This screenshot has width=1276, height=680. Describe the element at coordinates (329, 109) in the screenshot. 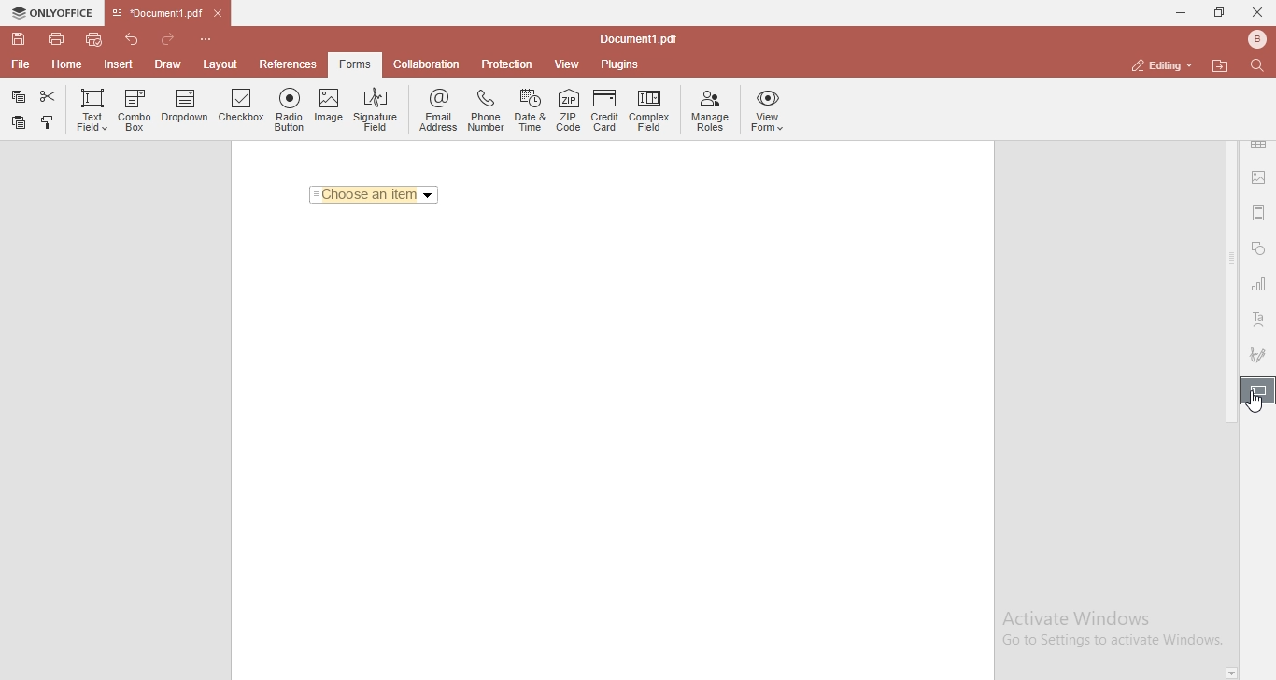

I see `image` at that location.